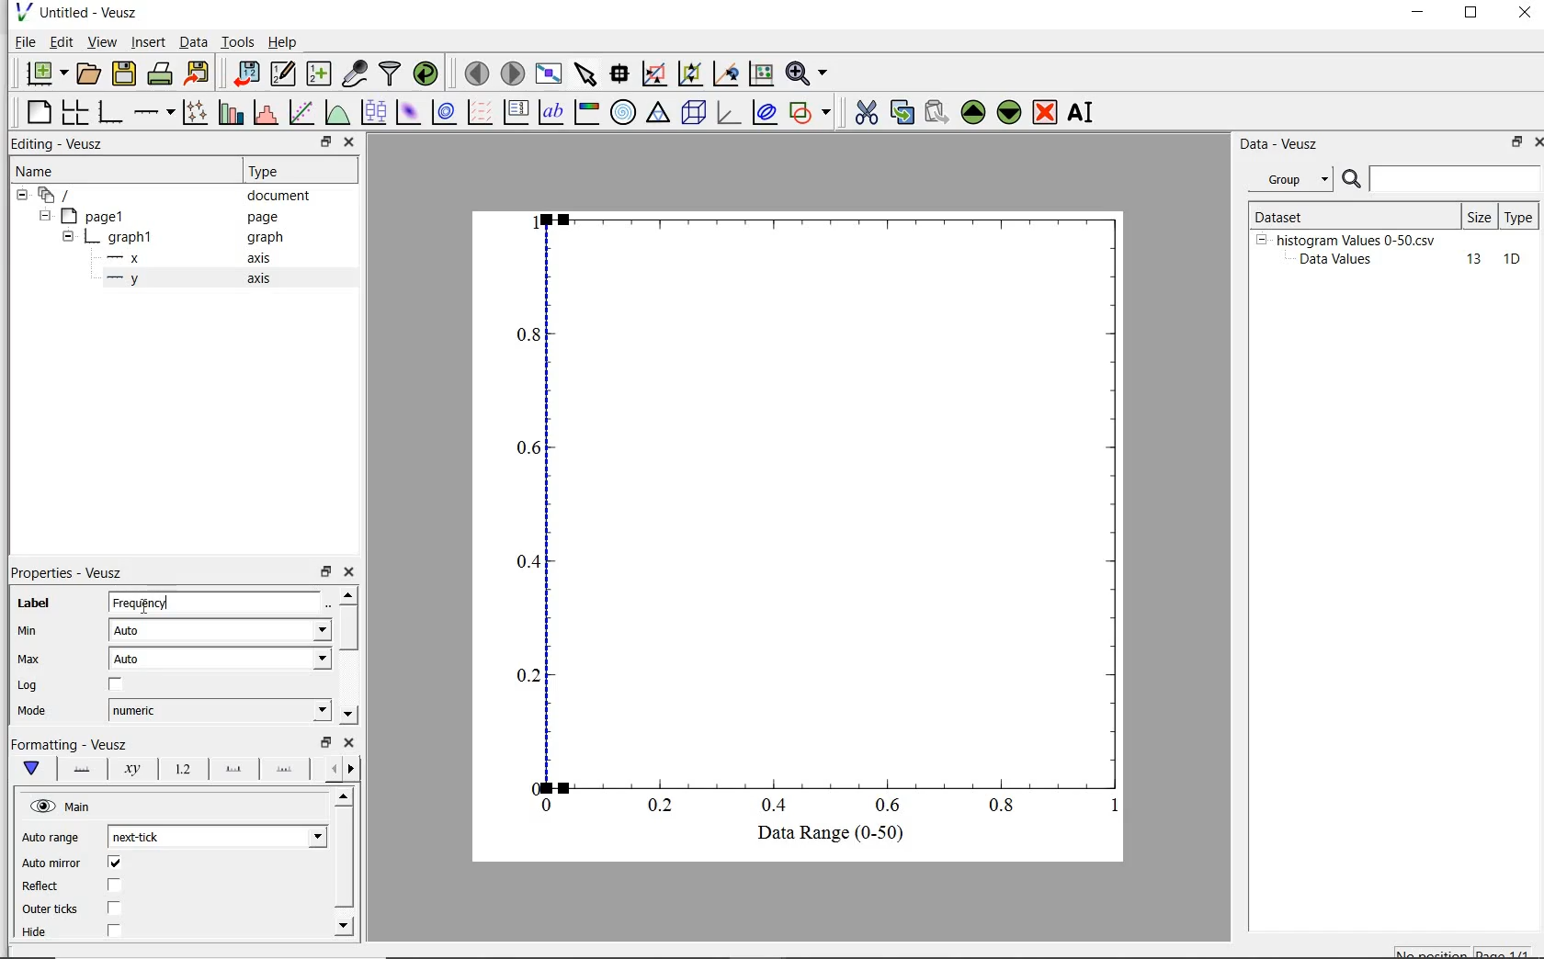 The image size is (1544, 959). I want to click on zoom functions menu, so click(807, 73).